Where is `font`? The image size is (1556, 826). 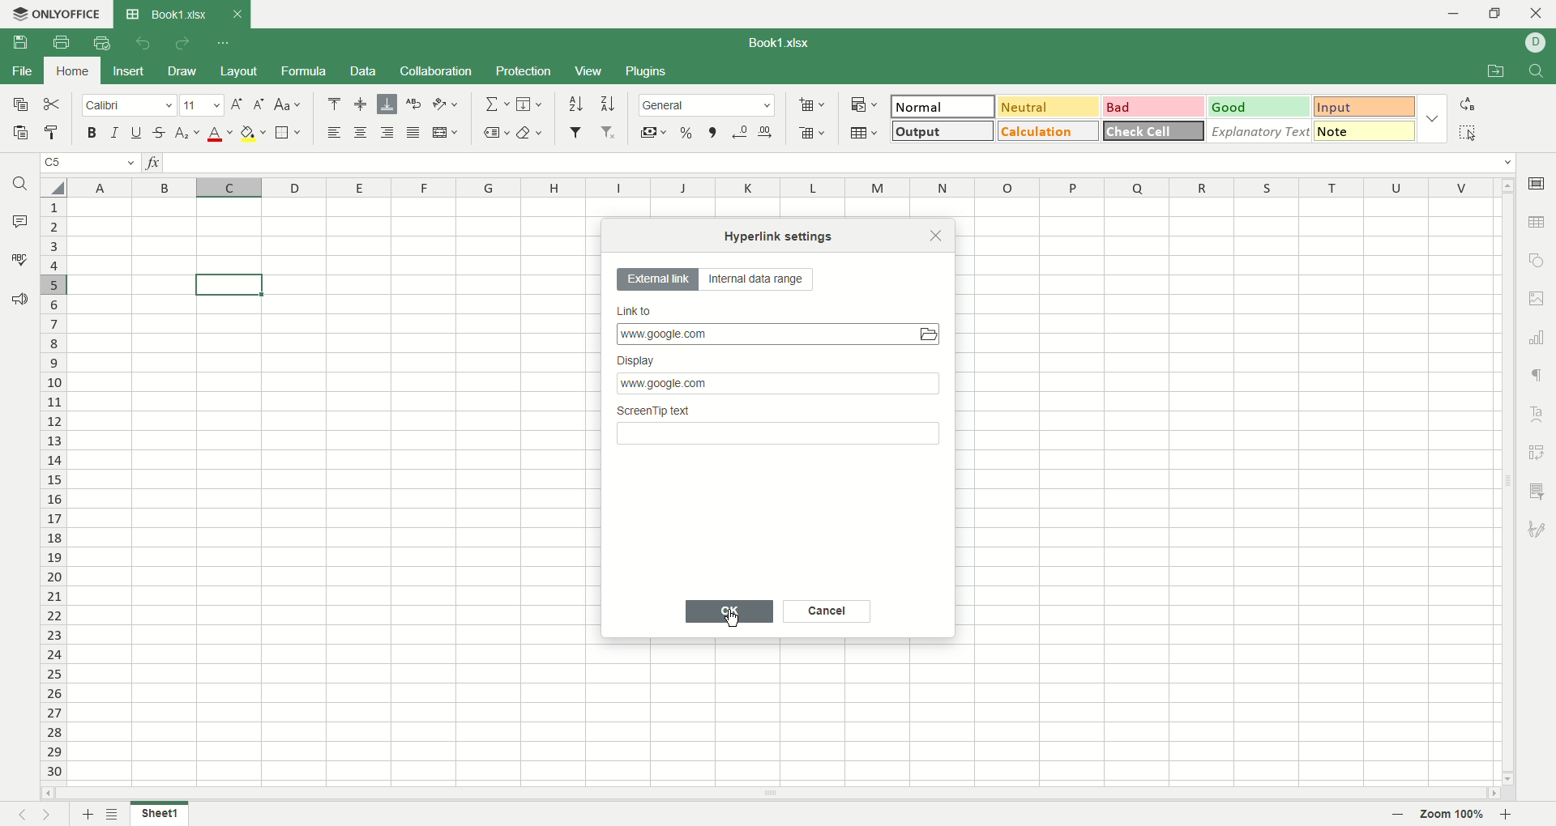
font is located at coordinates (129, 107).